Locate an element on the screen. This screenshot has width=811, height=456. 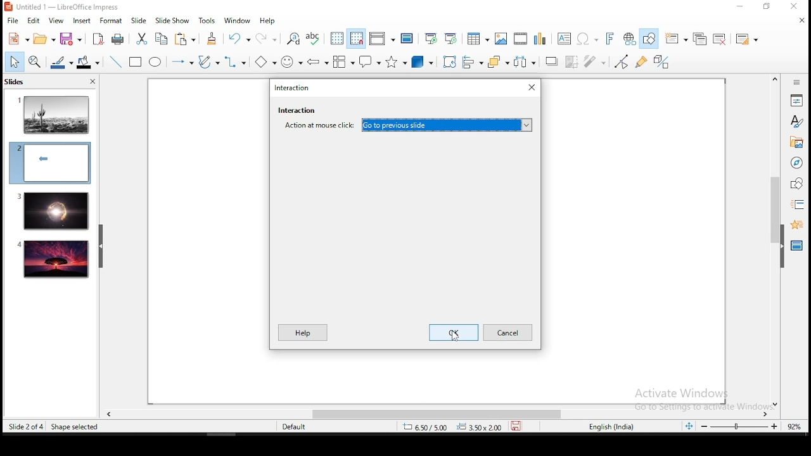
fit to screen is located at coordinates (689, 427).